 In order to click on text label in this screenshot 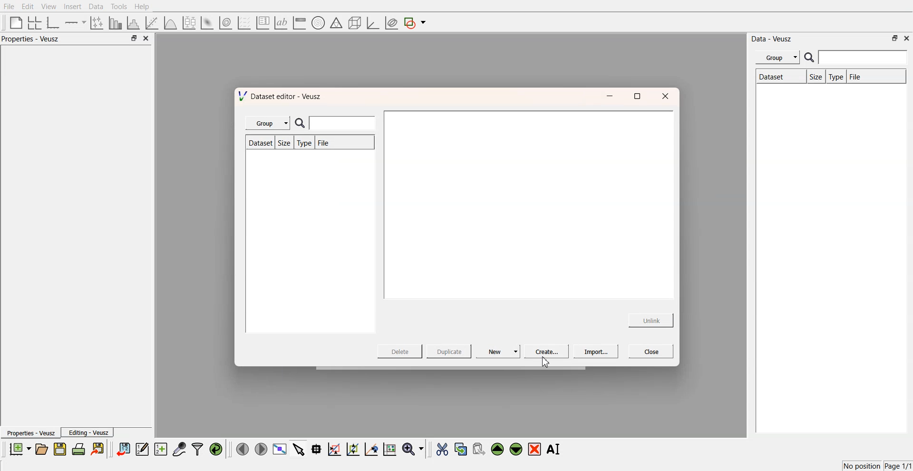, I will do `click(280, 23)`.